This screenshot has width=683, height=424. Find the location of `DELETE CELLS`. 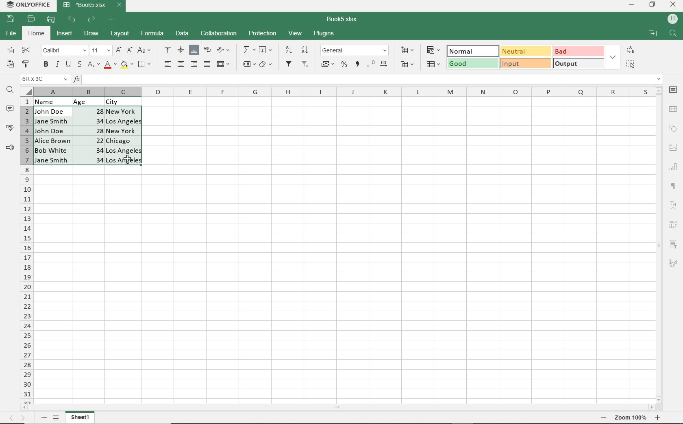

DELETE CELLS is located at coordinates (408, 65).